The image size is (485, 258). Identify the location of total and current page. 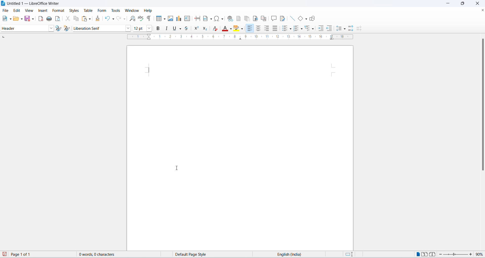
(25, 255).